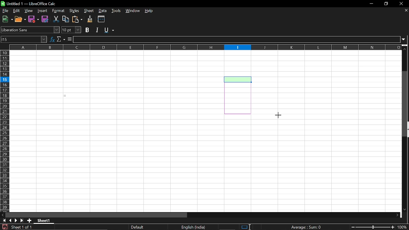 Image resolution: width=409 pixels, height=230 pixels. Describe the element at coordinates (405, 104) in the screenshot. I see `Vertical scrollbar` at that location.